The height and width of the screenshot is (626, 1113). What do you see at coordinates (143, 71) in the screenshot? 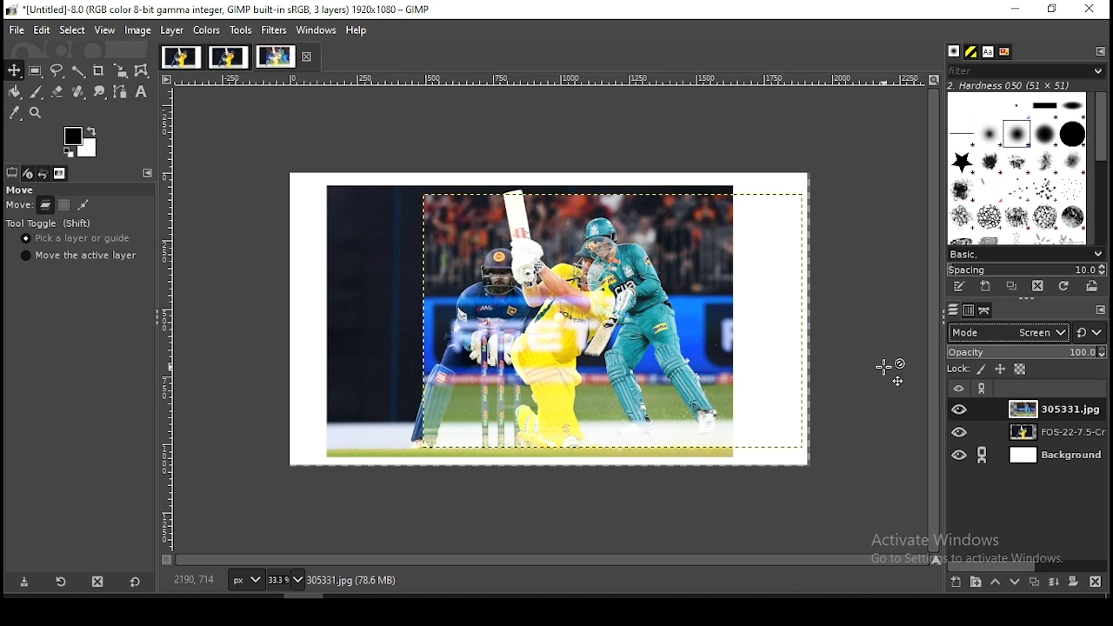
I see `cage transform tool` at bounding box center [143, 71].